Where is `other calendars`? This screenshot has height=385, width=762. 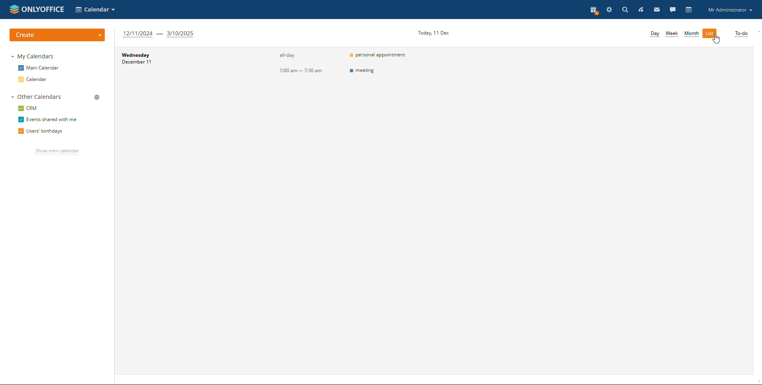
other calendars is located at coordinates (38, 96).